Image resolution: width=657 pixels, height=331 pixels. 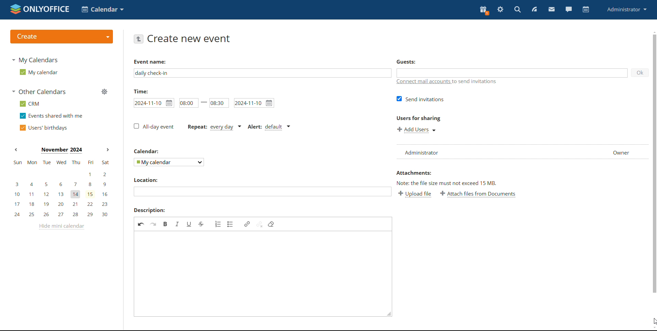 I want to click on mail, so click(x=552, y=10).